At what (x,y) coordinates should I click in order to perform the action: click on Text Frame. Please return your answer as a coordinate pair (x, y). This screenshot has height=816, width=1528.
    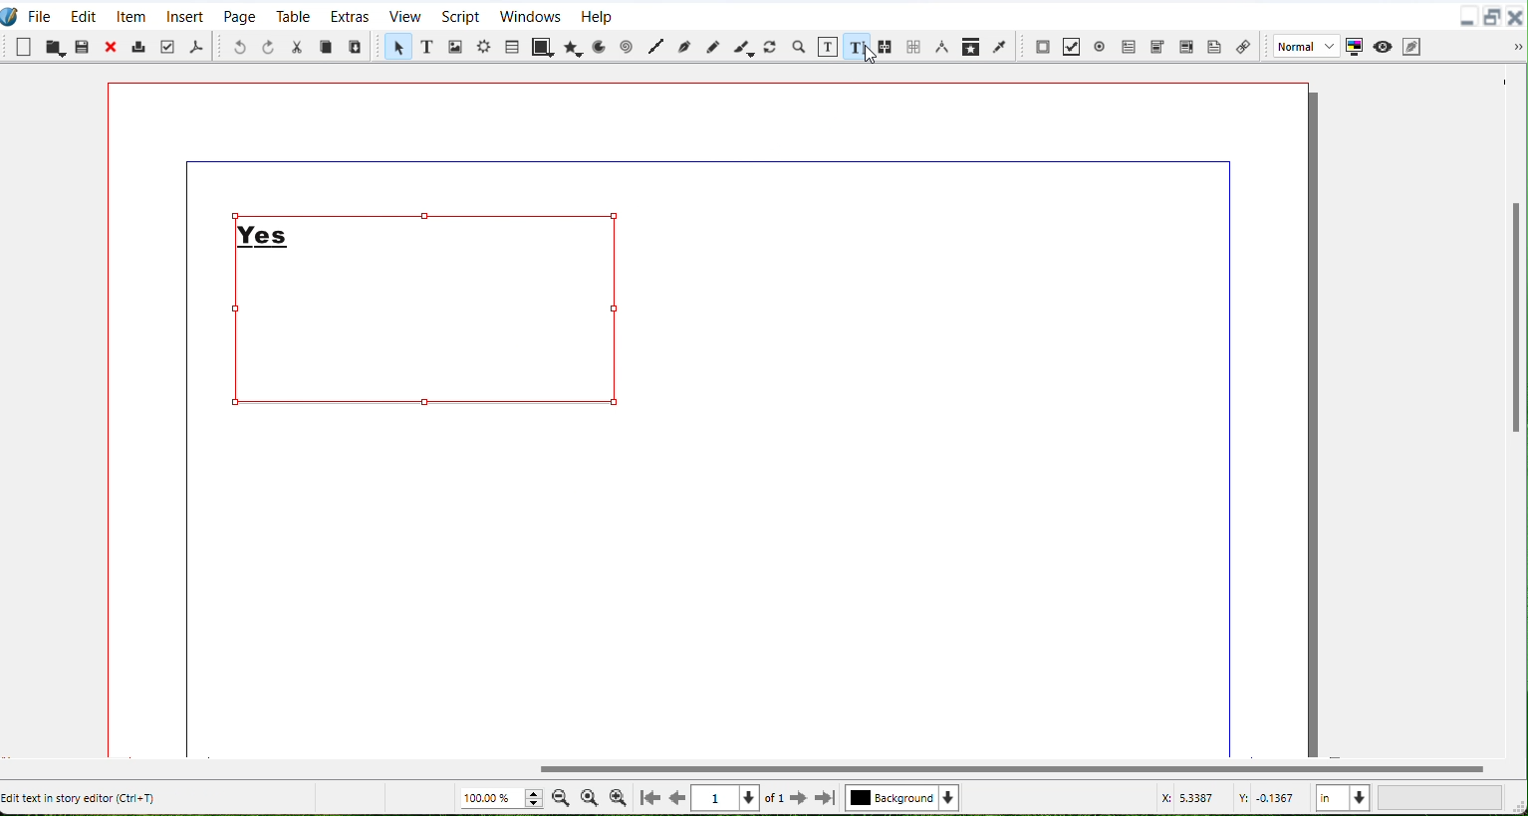
    Looking at the image, I should click on (425, 48).